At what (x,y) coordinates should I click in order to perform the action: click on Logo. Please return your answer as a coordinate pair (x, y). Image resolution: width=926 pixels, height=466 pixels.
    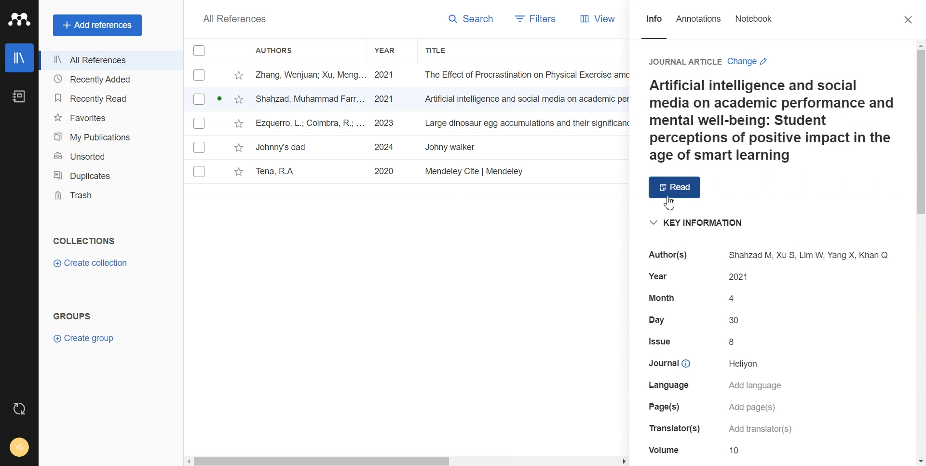
    Looking at the image, I should click on (19, 19).